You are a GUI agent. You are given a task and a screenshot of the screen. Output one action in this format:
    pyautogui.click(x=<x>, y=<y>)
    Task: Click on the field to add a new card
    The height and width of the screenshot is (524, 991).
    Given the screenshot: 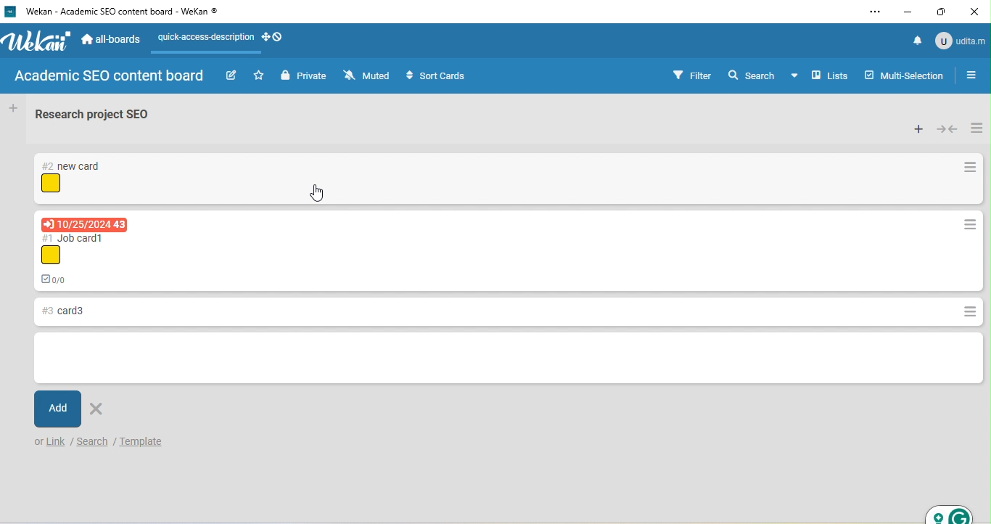 What is the action you would take?
    pyautogui.click(x=508, y=359)
    